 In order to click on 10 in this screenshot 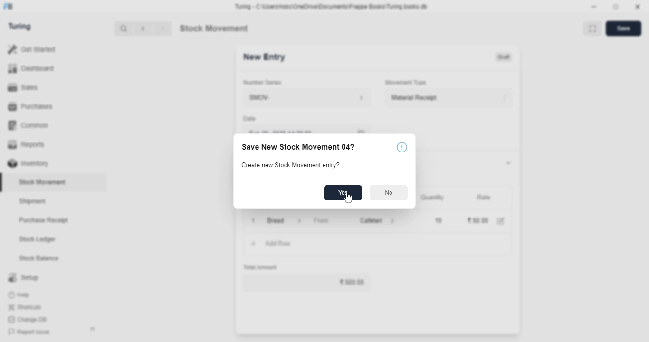, I will do `click(439, 221)`.